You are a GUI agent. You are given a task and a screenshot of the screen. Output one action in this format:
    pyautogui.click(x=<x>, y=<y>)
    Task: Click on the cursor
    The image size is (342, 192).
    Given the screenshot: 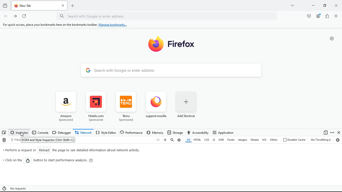 What is the action you would take?
    pyautogui.click(x=21, y=134)
    